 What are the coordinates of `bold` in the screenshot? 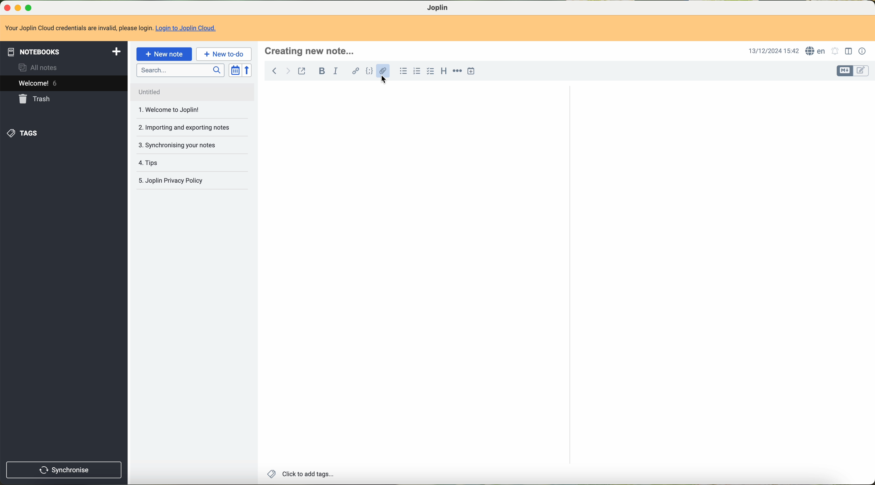 It's located at (322, 71).